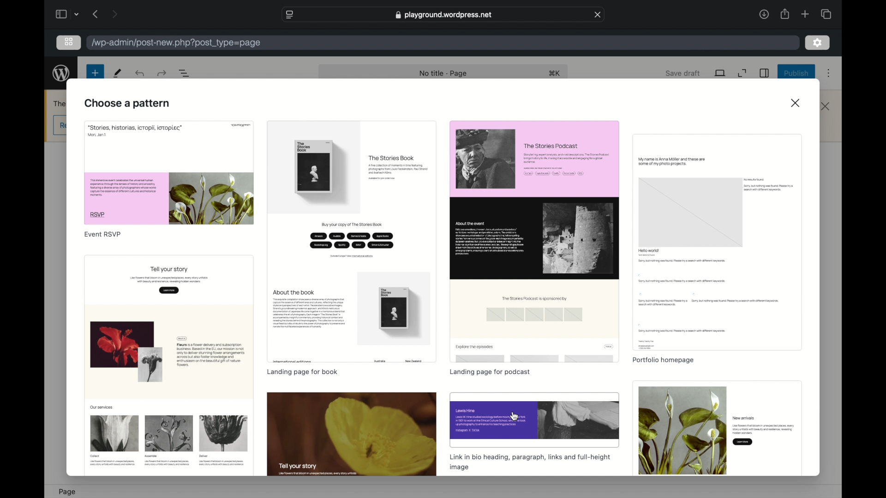 This screenshot has width=886, height=498. Describe the element at coordinates (60, 14) in the screenshot. I see `sidebar` at that location.